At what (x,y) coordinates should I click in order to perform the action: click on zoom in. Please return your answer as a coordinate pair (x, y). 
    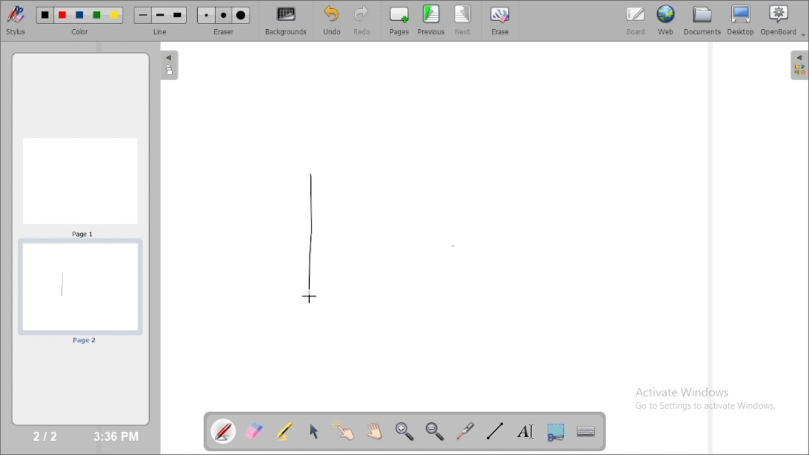
    Looking at the image, I should click on (404, 432).